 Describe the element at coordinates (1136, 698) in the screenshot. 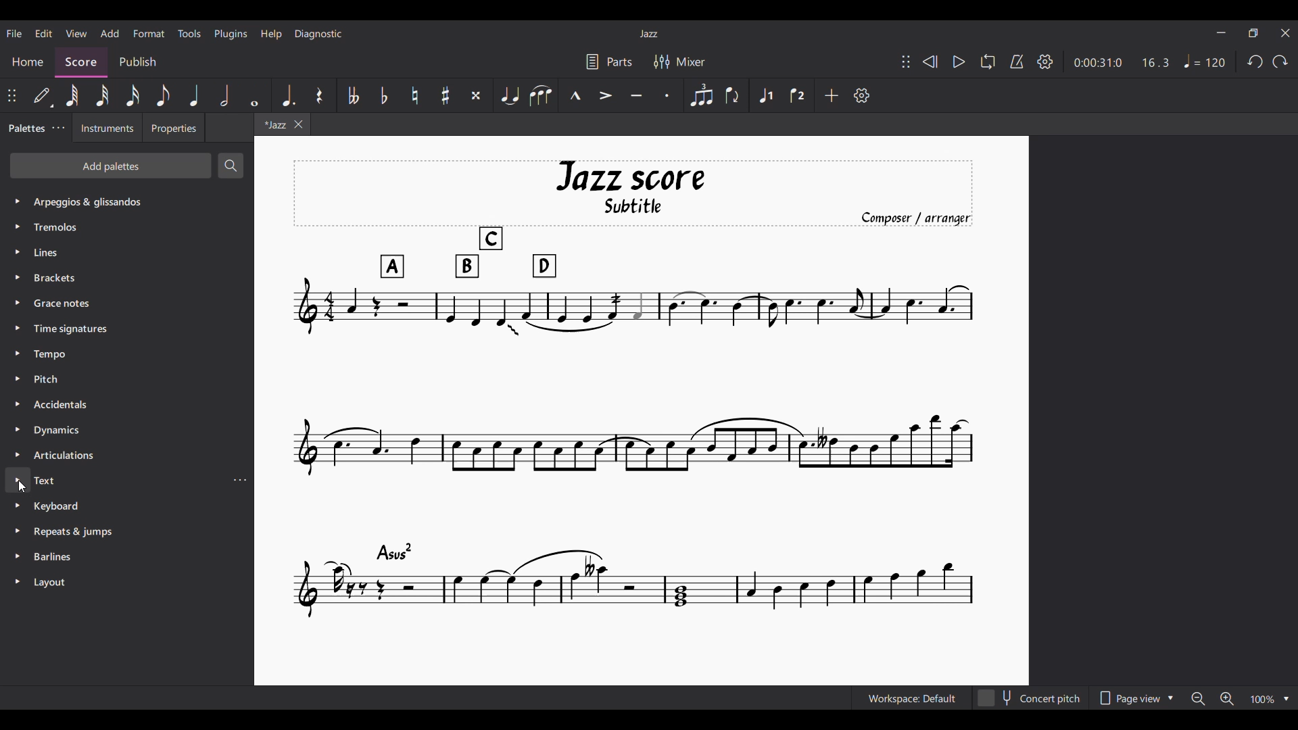

I see `Preview options` at that location.